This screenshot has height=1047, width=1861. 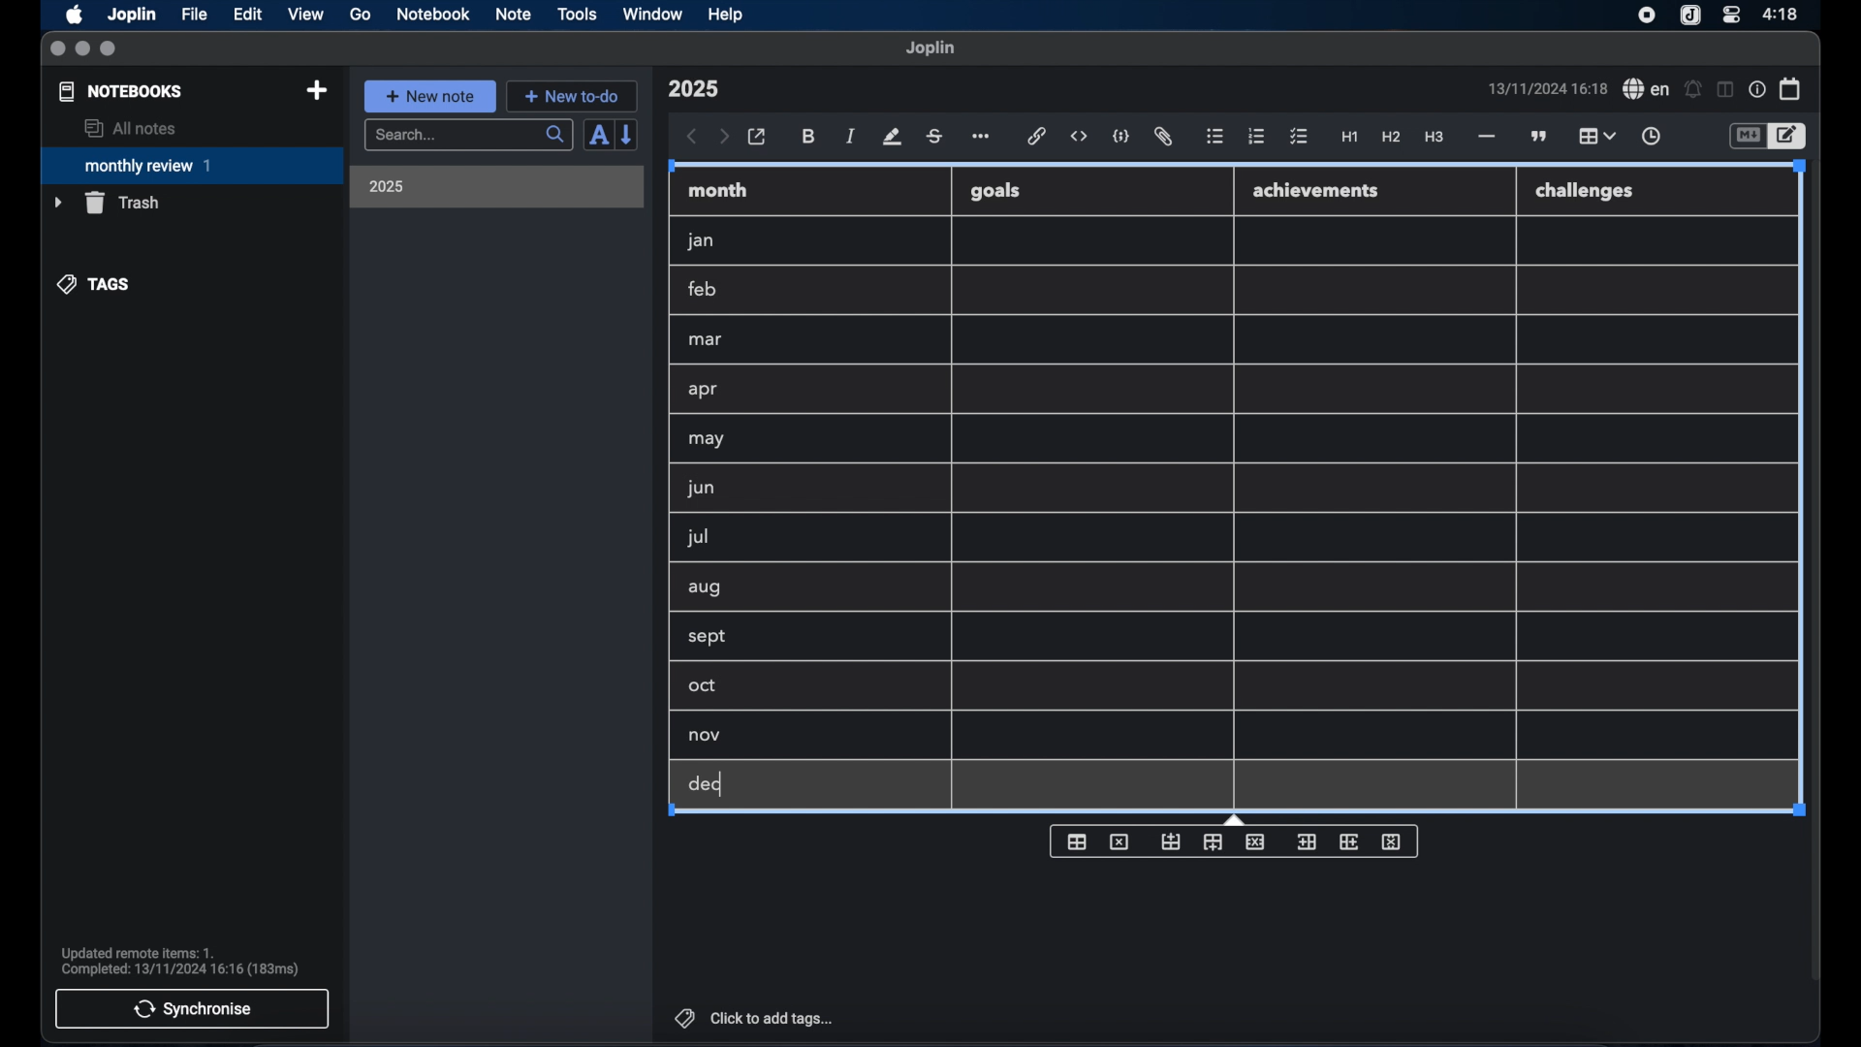 What do you see at coordinates (756, 1018) in the screenshot?
I see `click to add tags` at bounding box center [756, 1018].